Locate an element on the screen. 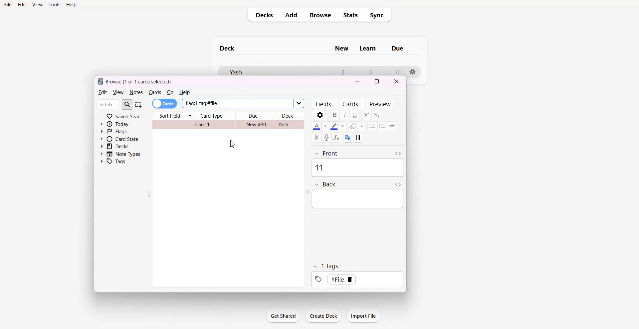 This screenshot has height=329, width=639. Stats is located at coordinates (350, 15).